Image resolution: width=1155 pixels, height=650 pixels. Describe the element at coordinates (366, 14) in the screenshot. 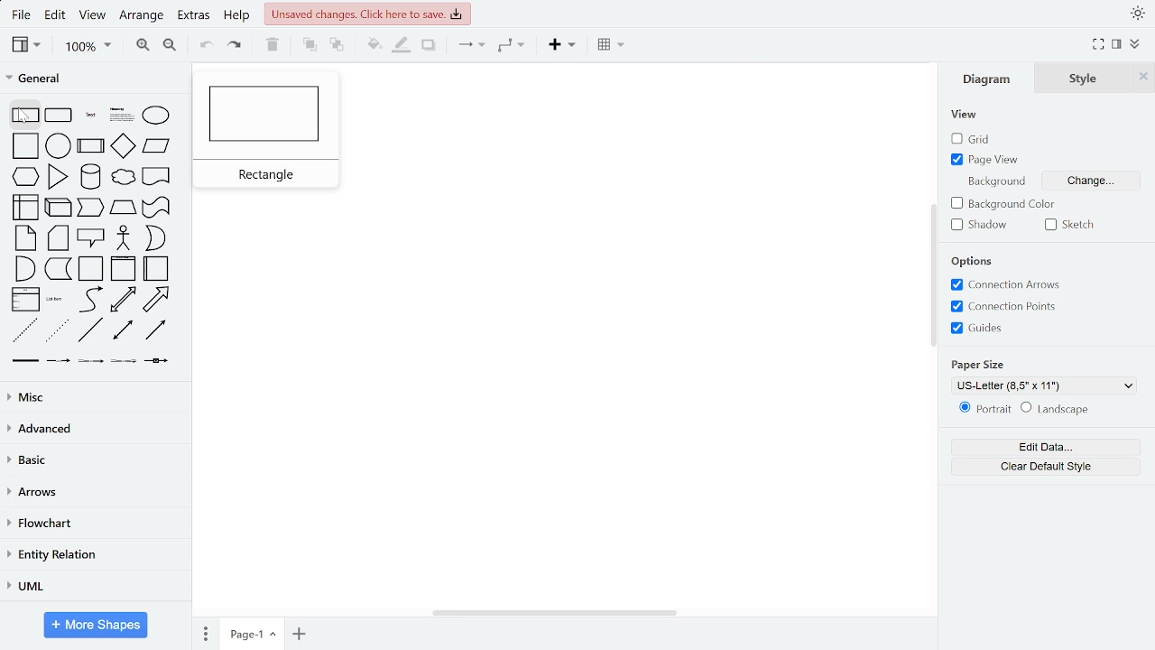

I see `unsaved changes. Click here to save` at that location.